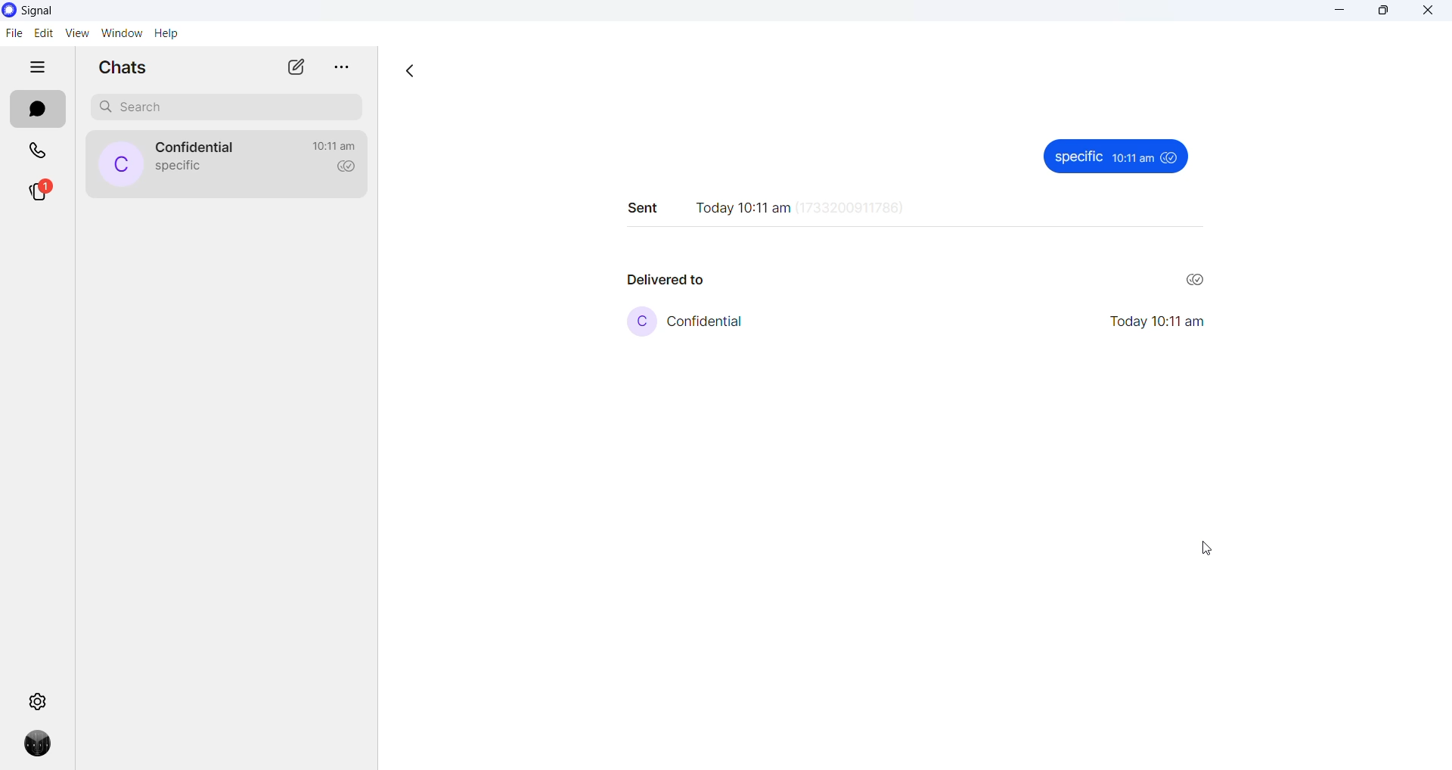 The width and height of the screenshot is (1452, 770). Describe the element at coordinates (1200, 281) in the screenshot. I see `read recipient` at that location.